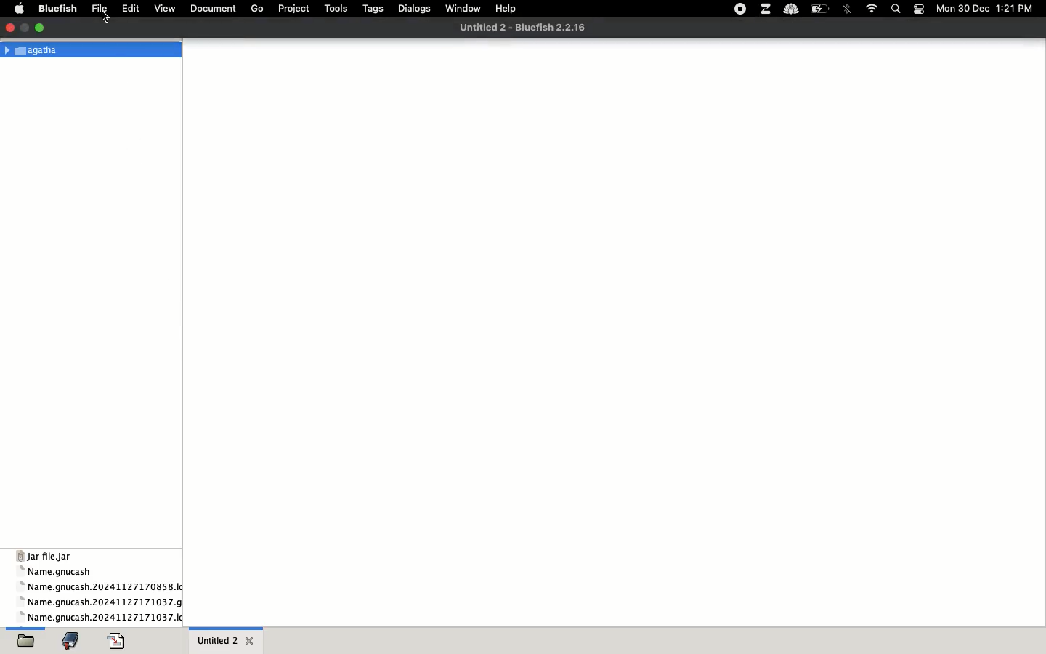 The image size is (1046, 654). I want to click on bluetooth, so click(848, 9).